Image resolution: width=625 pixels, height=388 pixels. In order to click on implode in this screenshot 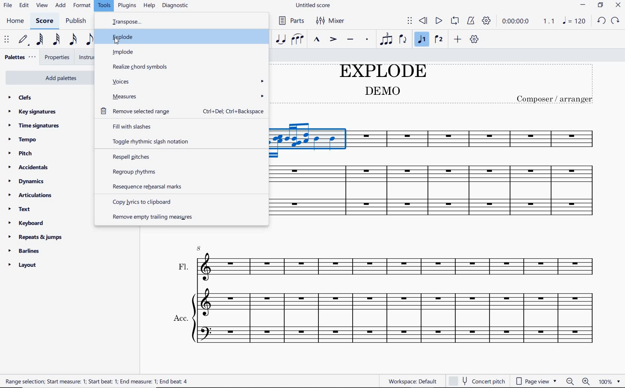, I will do `click(137, 52)`.